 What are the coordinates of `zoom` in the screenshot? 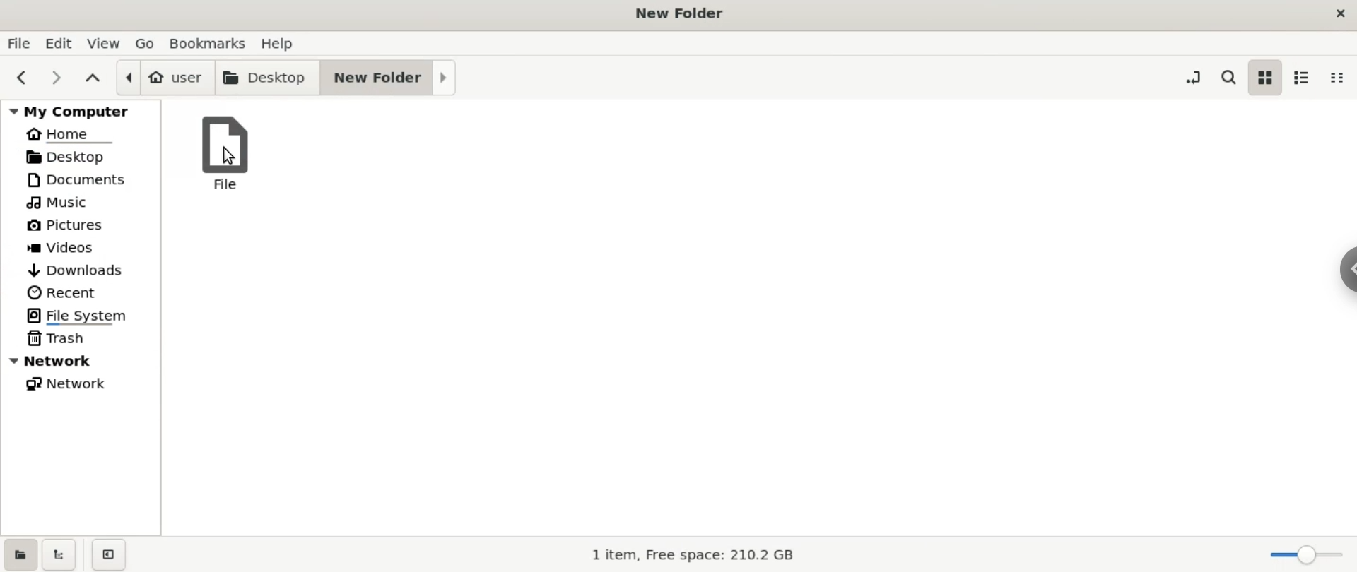 It's located at (1300, 552).